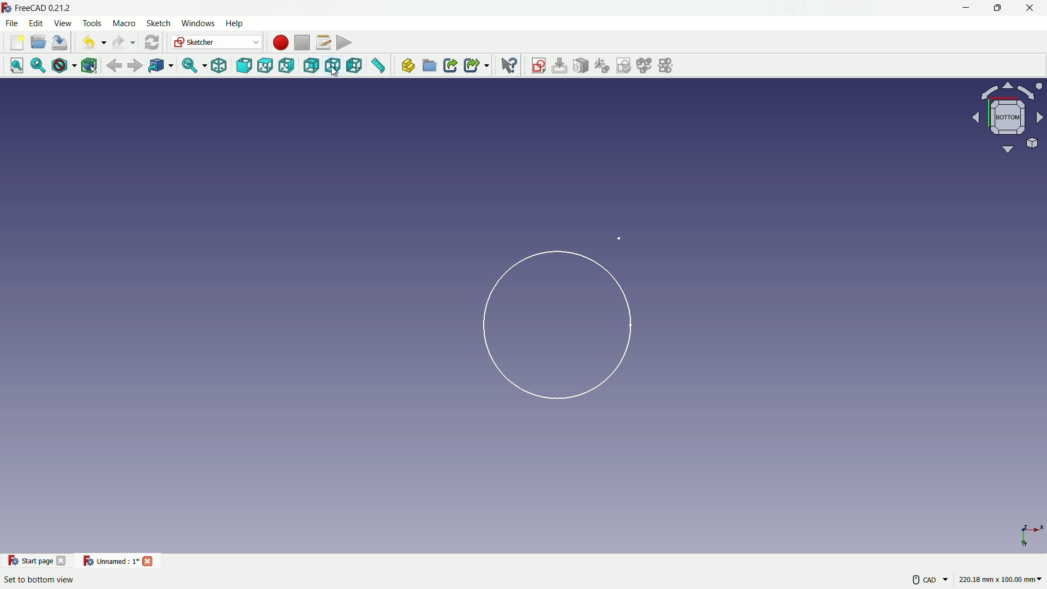  Describe the element at coordinates (17, 67) in the screenshot. I see `fit all` at that location.